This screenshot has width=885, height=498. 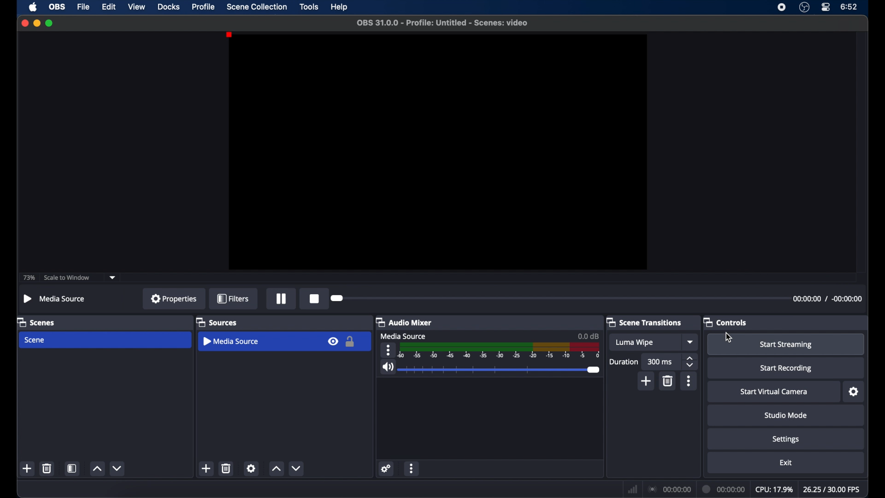 What do you see at coordinates (831, 489) in the screenshot?
I see `fps` at bounding box center [831, 489].